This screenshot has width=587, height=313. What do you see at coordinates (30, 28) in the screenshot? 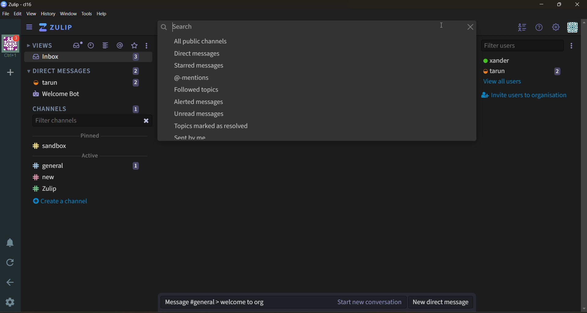
I see `hide sidebar` at bounding box center [30, 28].